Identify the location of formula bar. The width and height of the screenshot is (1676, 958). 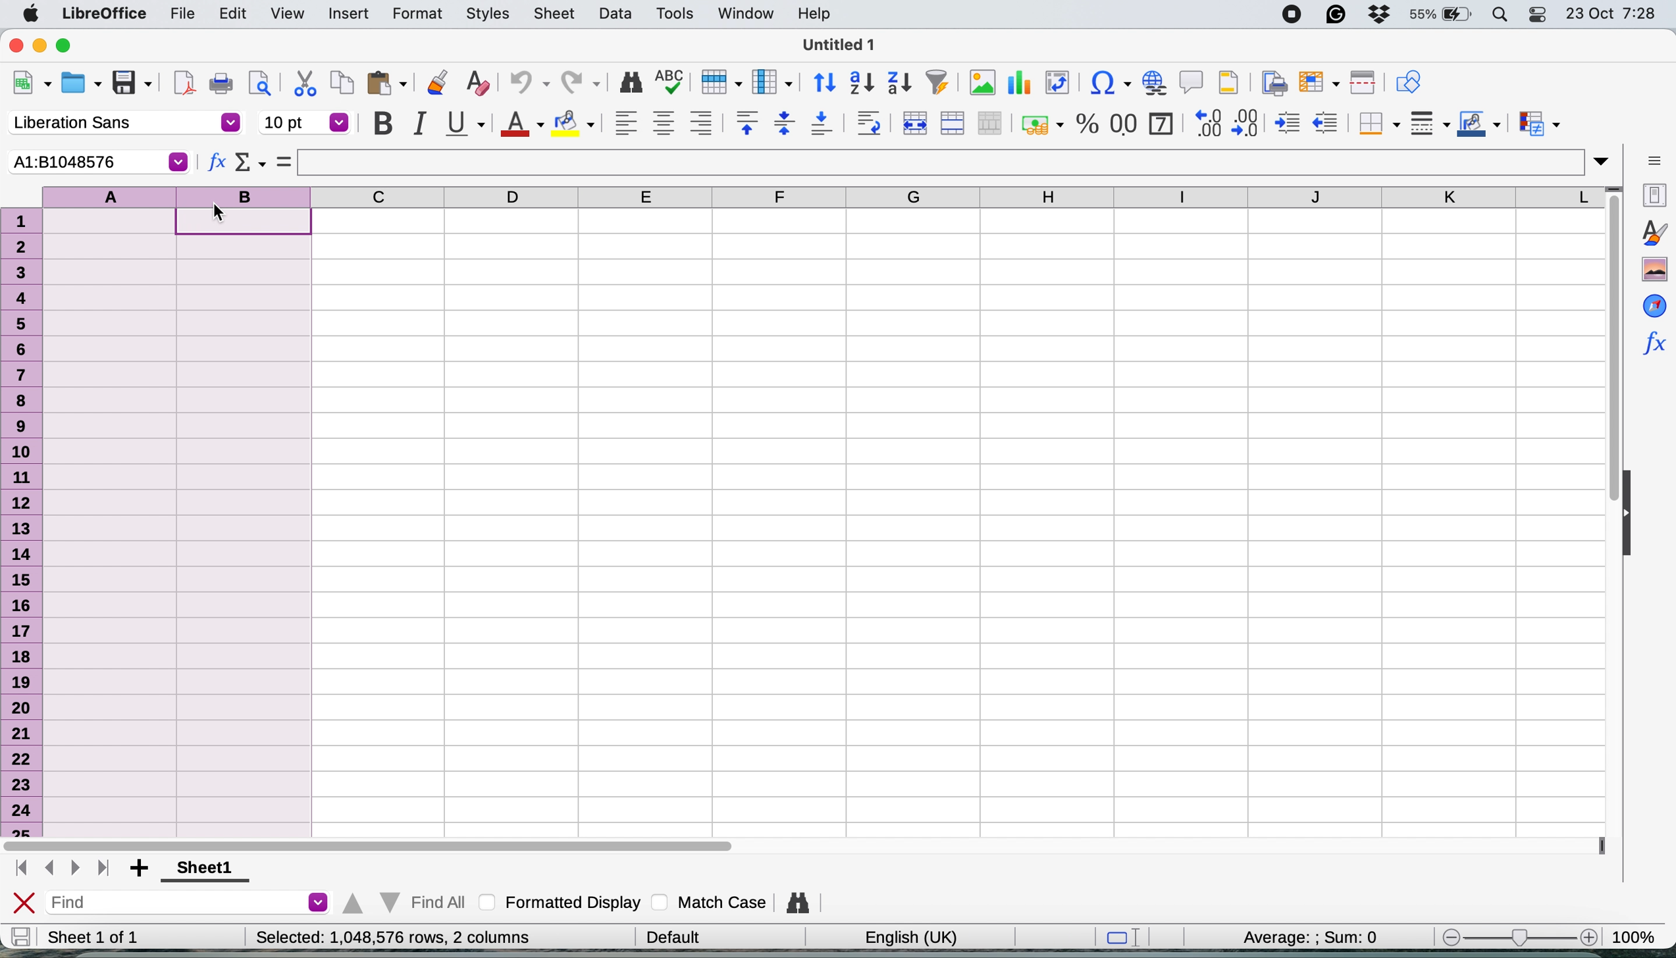
(947, 162).